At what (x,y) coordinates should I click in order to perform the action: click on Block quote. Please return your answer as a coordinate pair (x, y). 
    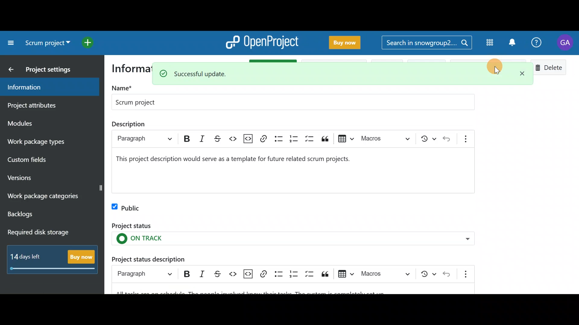
    Looking at the image, I should click on (325, 274).